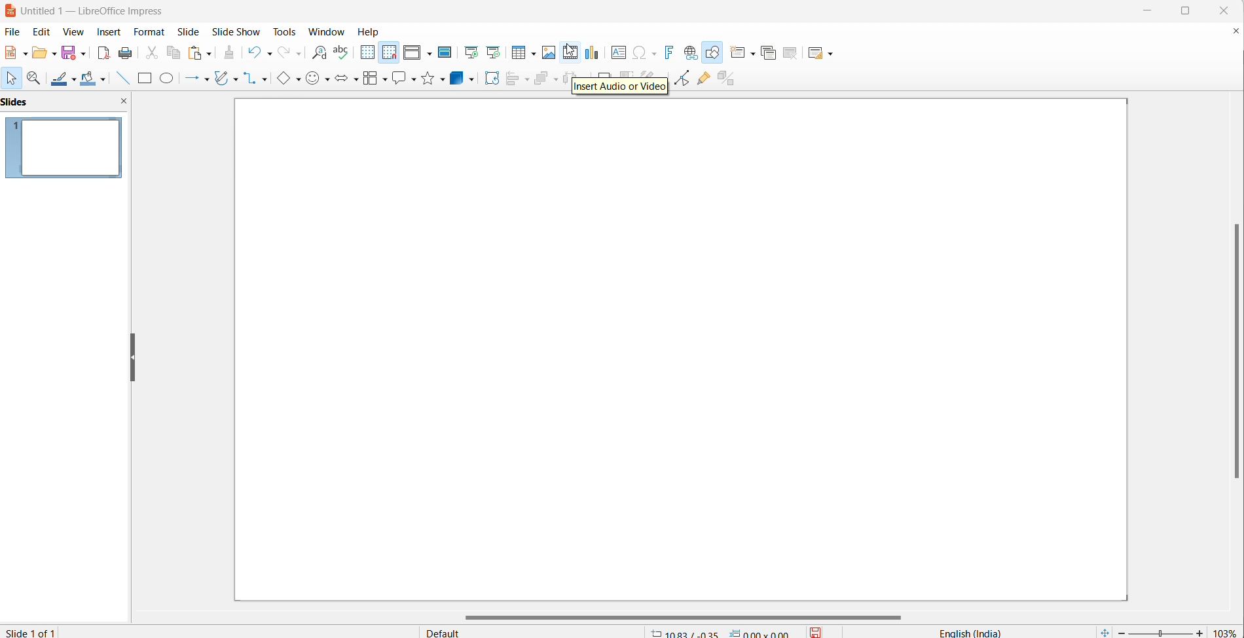 The height and width of the screenshot is (638, 1244). I want to click on symbol shapes options, so click(327, 80).